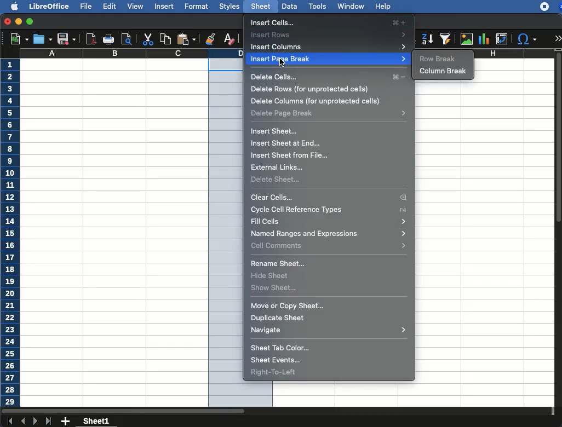 The height and width of the screenshot is (427, 562). Describe the element at coordinates (66, 422) in the screenshot. I see `add` at that location.